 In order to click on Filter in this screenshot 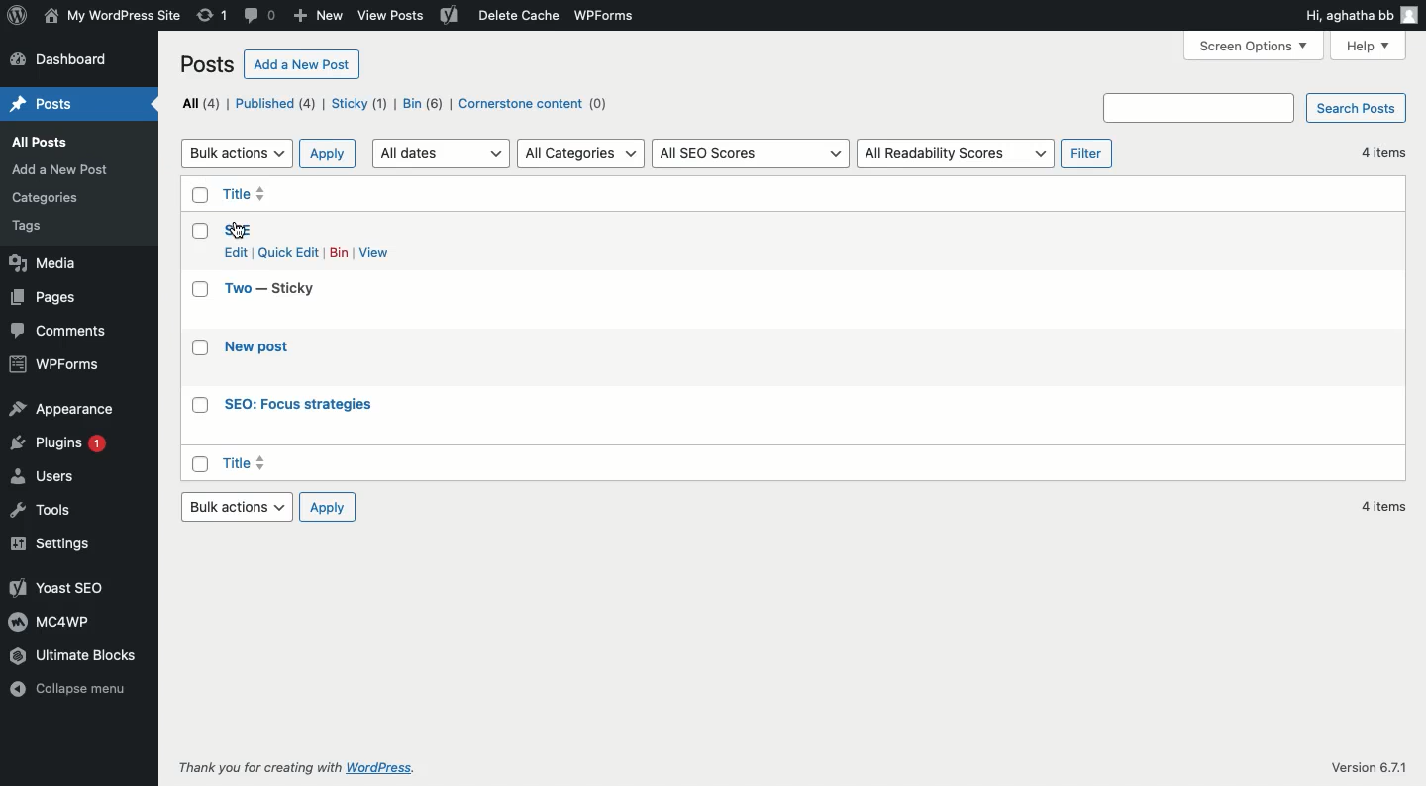, I will do `click(1088, 155)`.